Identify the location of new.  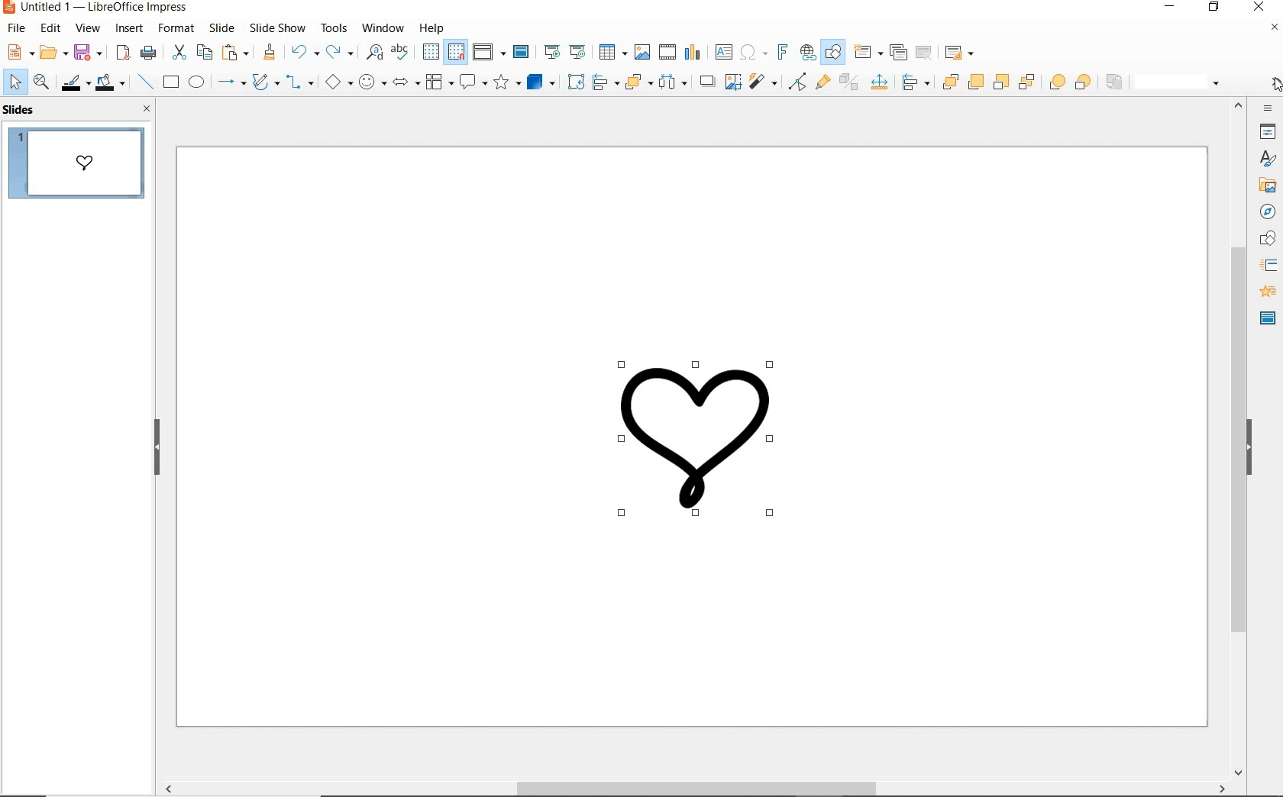
(18, 52).